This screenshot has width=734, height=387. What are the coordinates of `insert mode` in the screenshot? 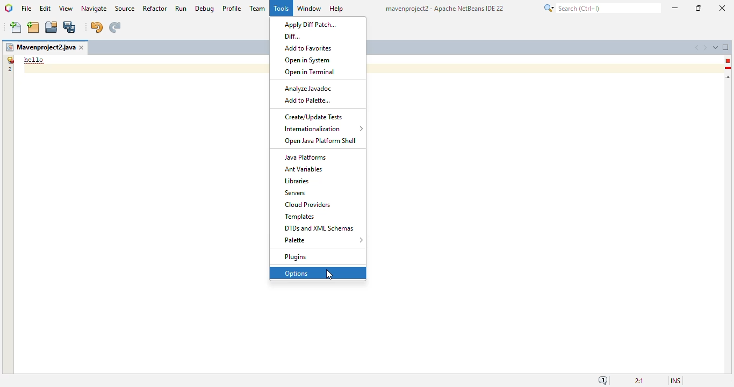 It's located at (675, 381).